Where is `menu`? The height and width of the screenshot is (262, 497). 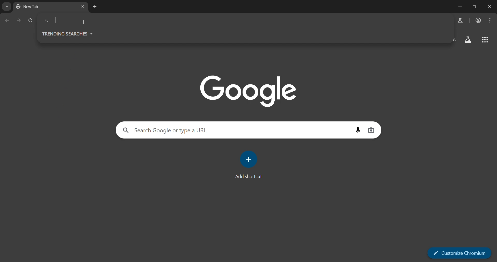 menu is located at coordinates (490, 21).